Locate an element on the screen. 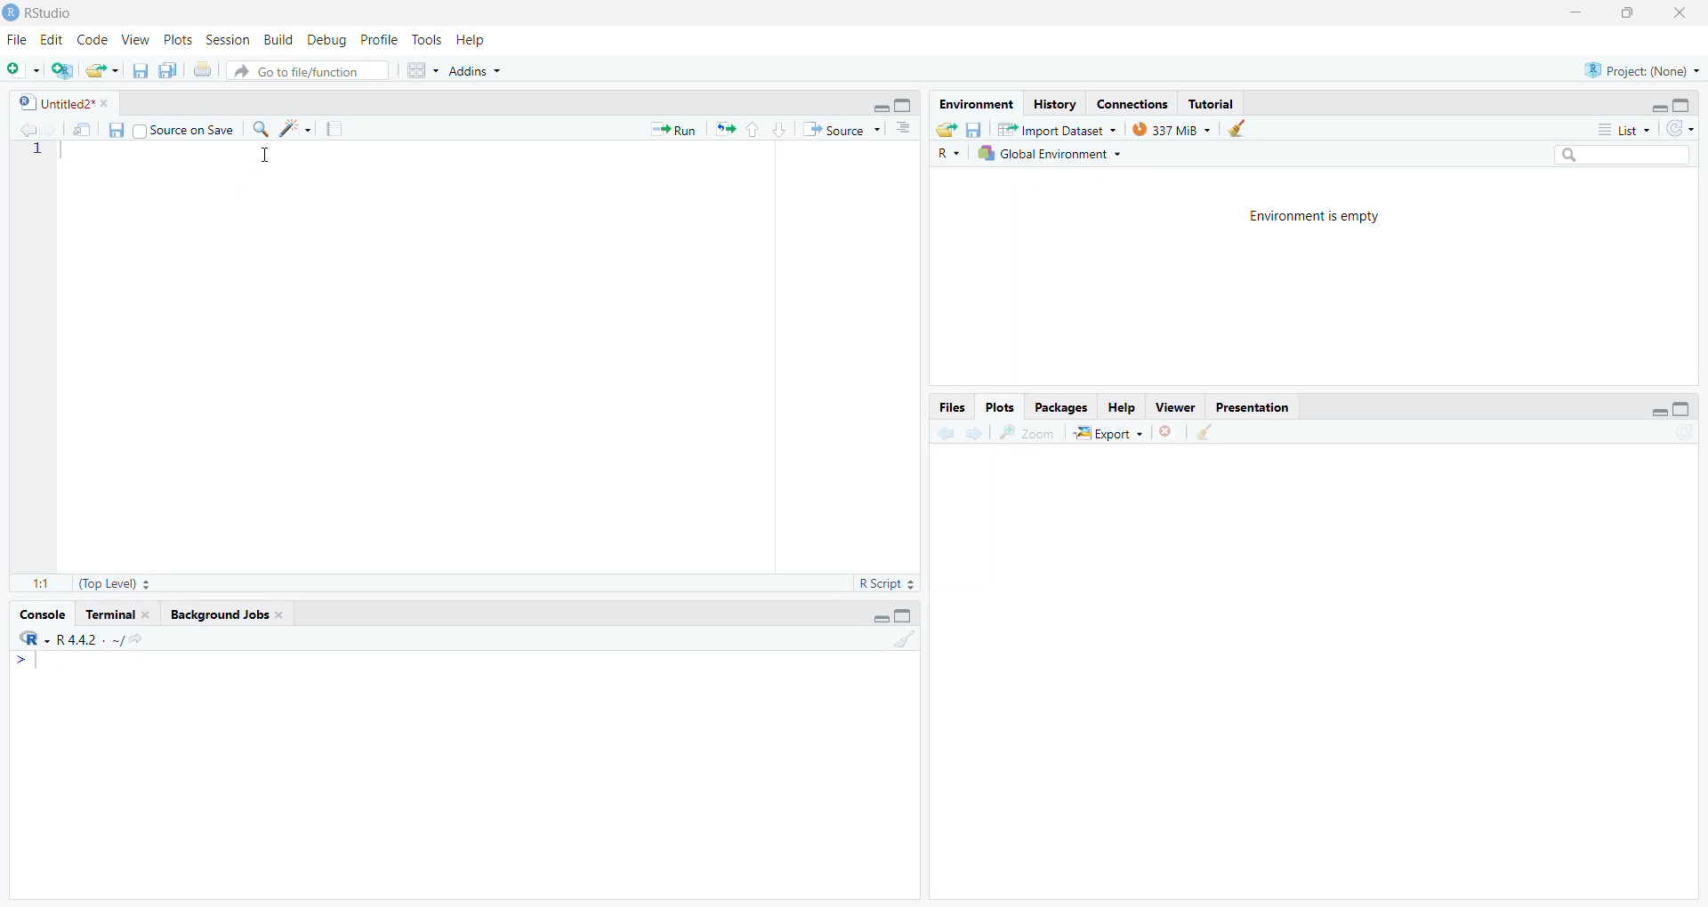 The width and height of the screenshot is (1708, 907). compile reports is located at coordinates (337, 131).